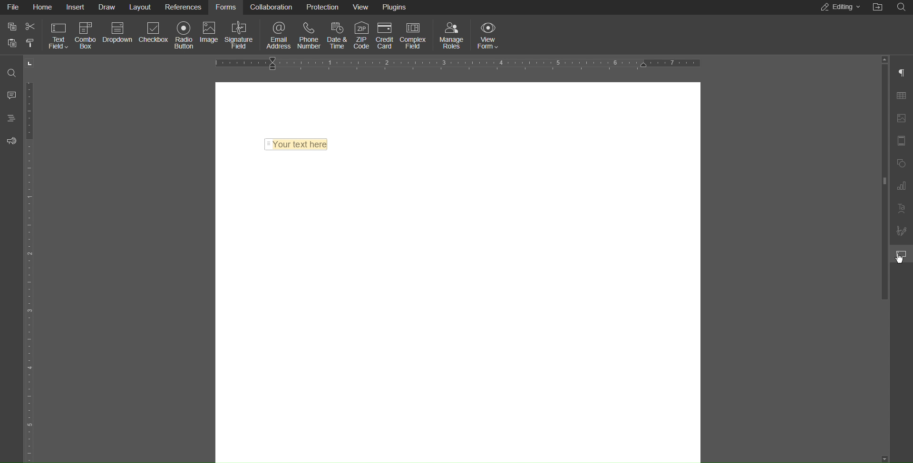 This screenshot has width=913, height=463. What do you see at coordinates (272, 8) in the screenshot?
I see `Collaboration` at bounding box center [272, 8].